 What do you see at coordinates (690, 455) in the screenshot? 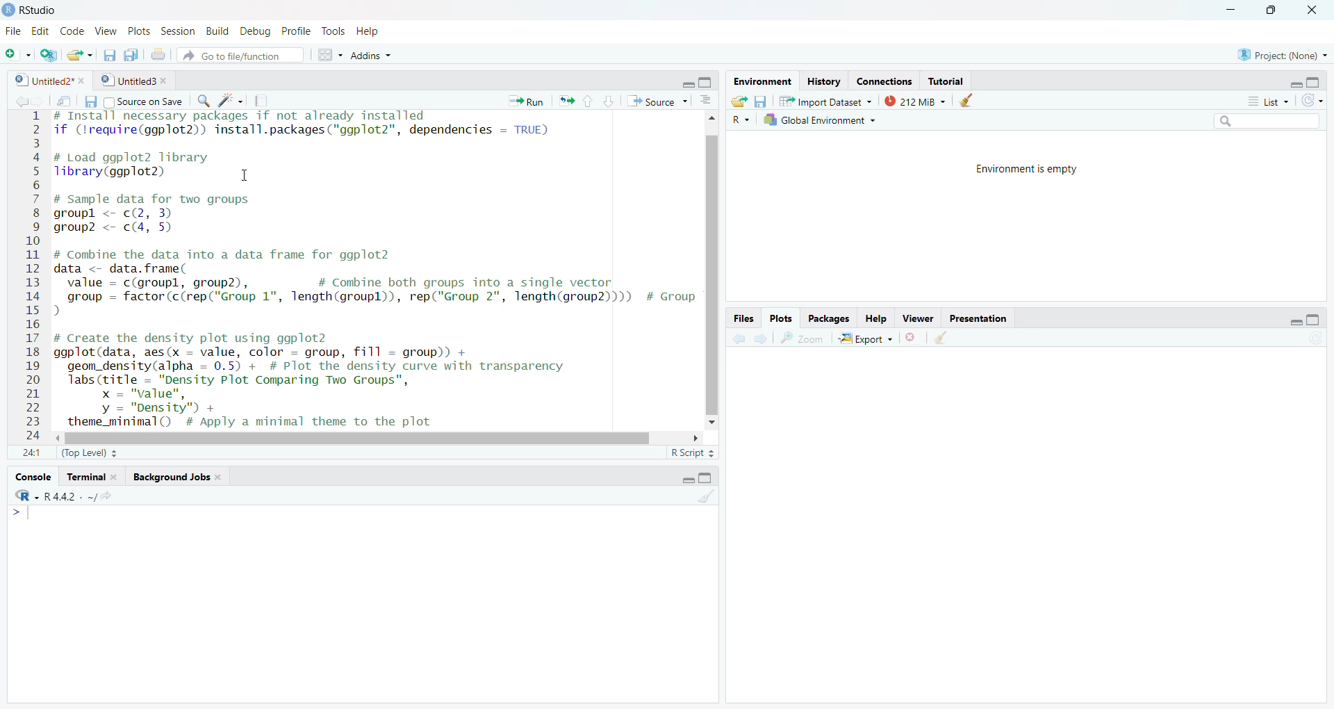
I see `R SCRIPT` at bounding box center [690, 455].